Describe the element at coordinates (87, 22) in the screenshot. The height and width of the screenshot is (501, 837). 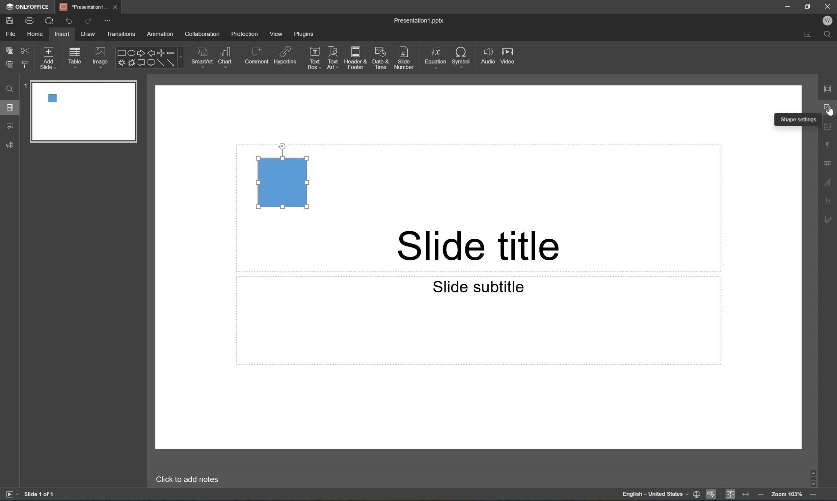
I see `Redo` at that location.